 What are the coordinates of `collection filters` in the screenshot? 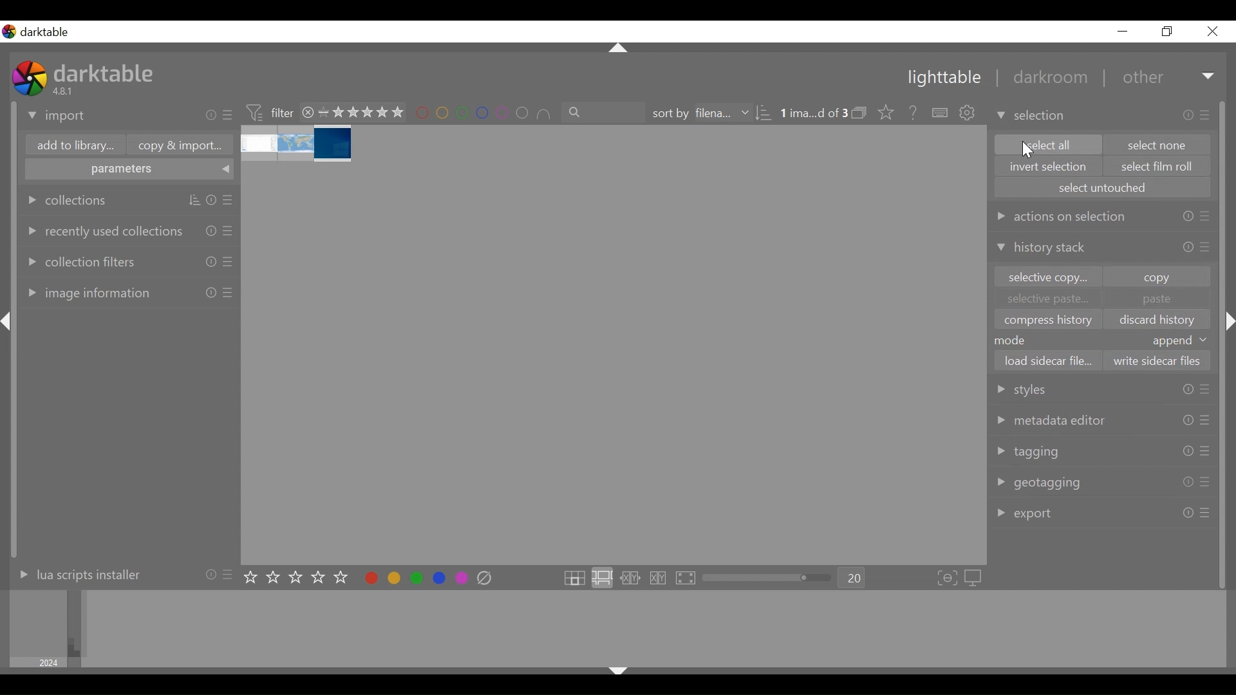 It's located at (80, 260).